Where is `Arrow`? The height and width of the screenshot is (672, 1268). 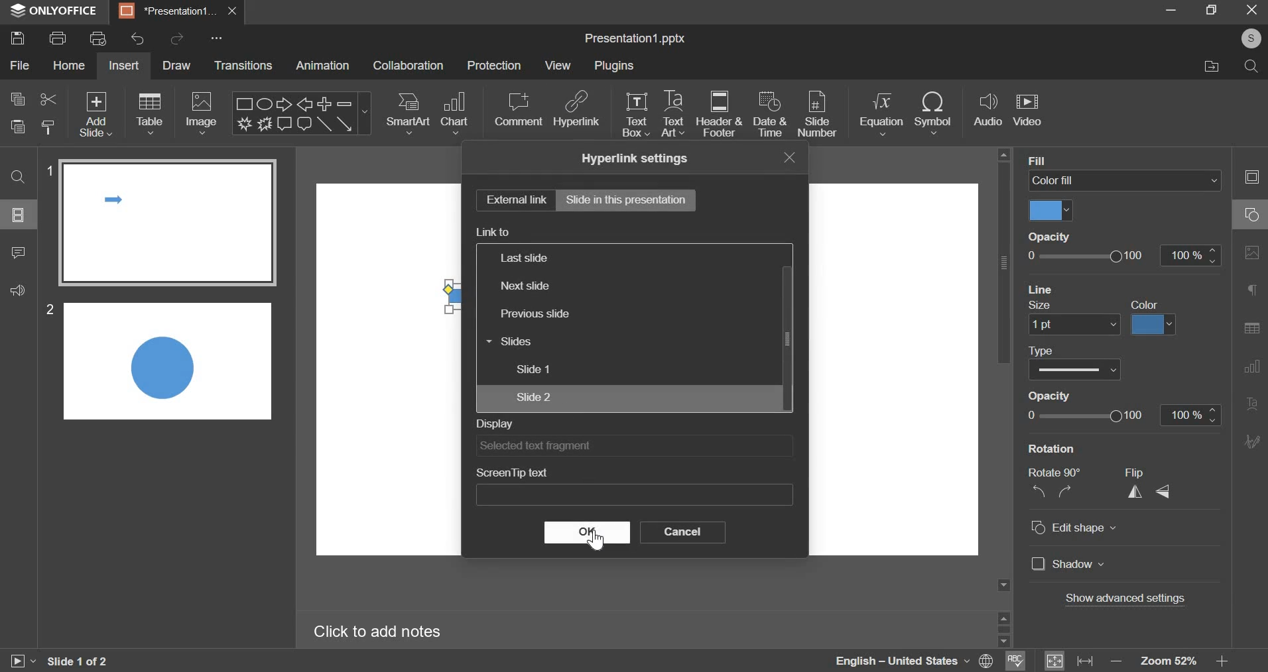 Arrow is located at coordinates (345, 123).